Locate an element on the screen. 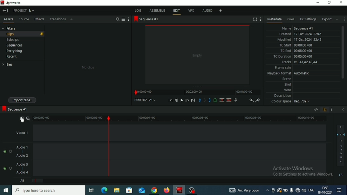  Toggle auto track sync is located at coordinates (324, 110).